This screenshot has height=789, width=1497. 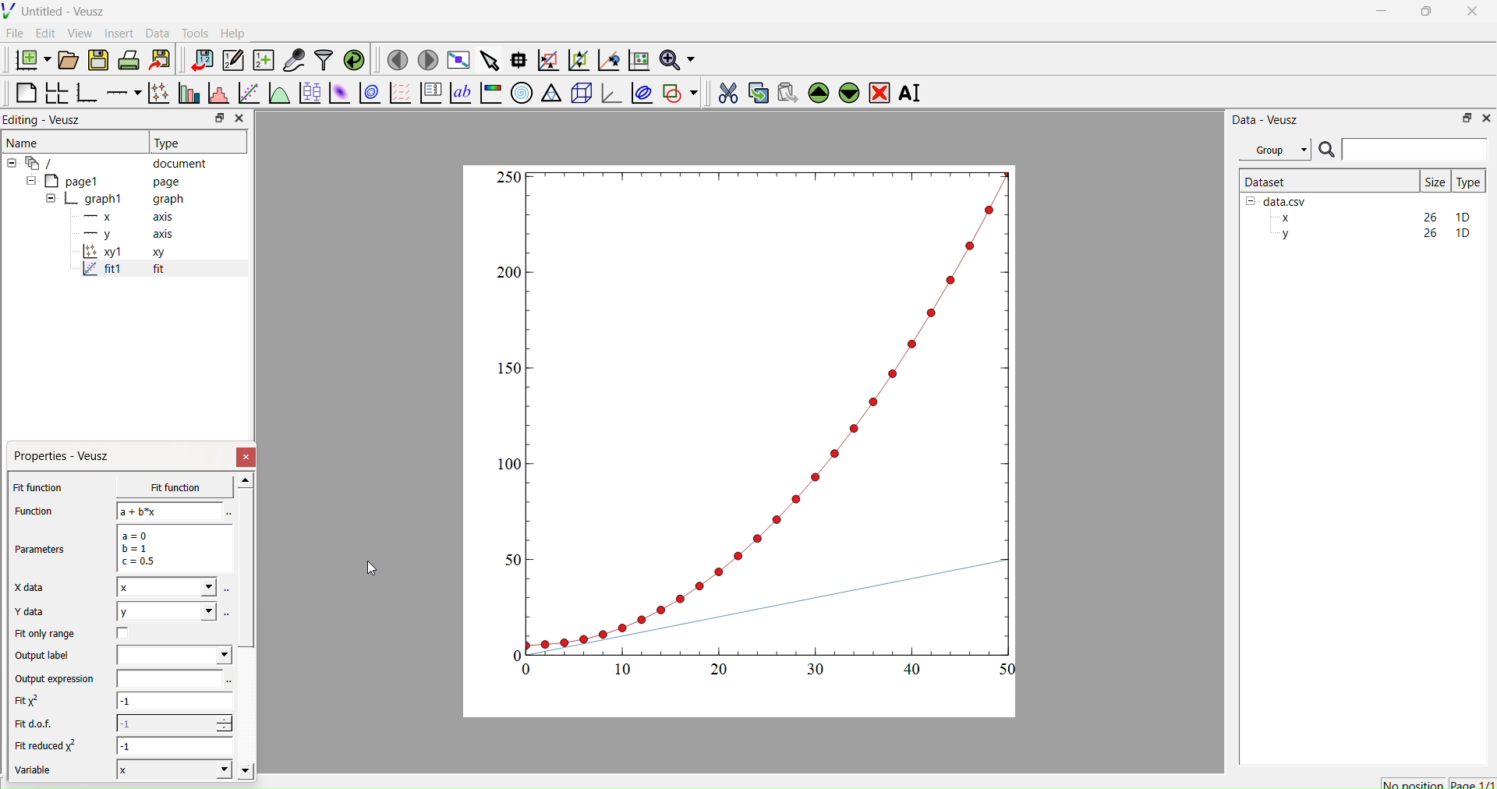 What do you see at coordinates (1414, 149) in the screenshot?
I see `Input` at bounding box center [1414, 149].